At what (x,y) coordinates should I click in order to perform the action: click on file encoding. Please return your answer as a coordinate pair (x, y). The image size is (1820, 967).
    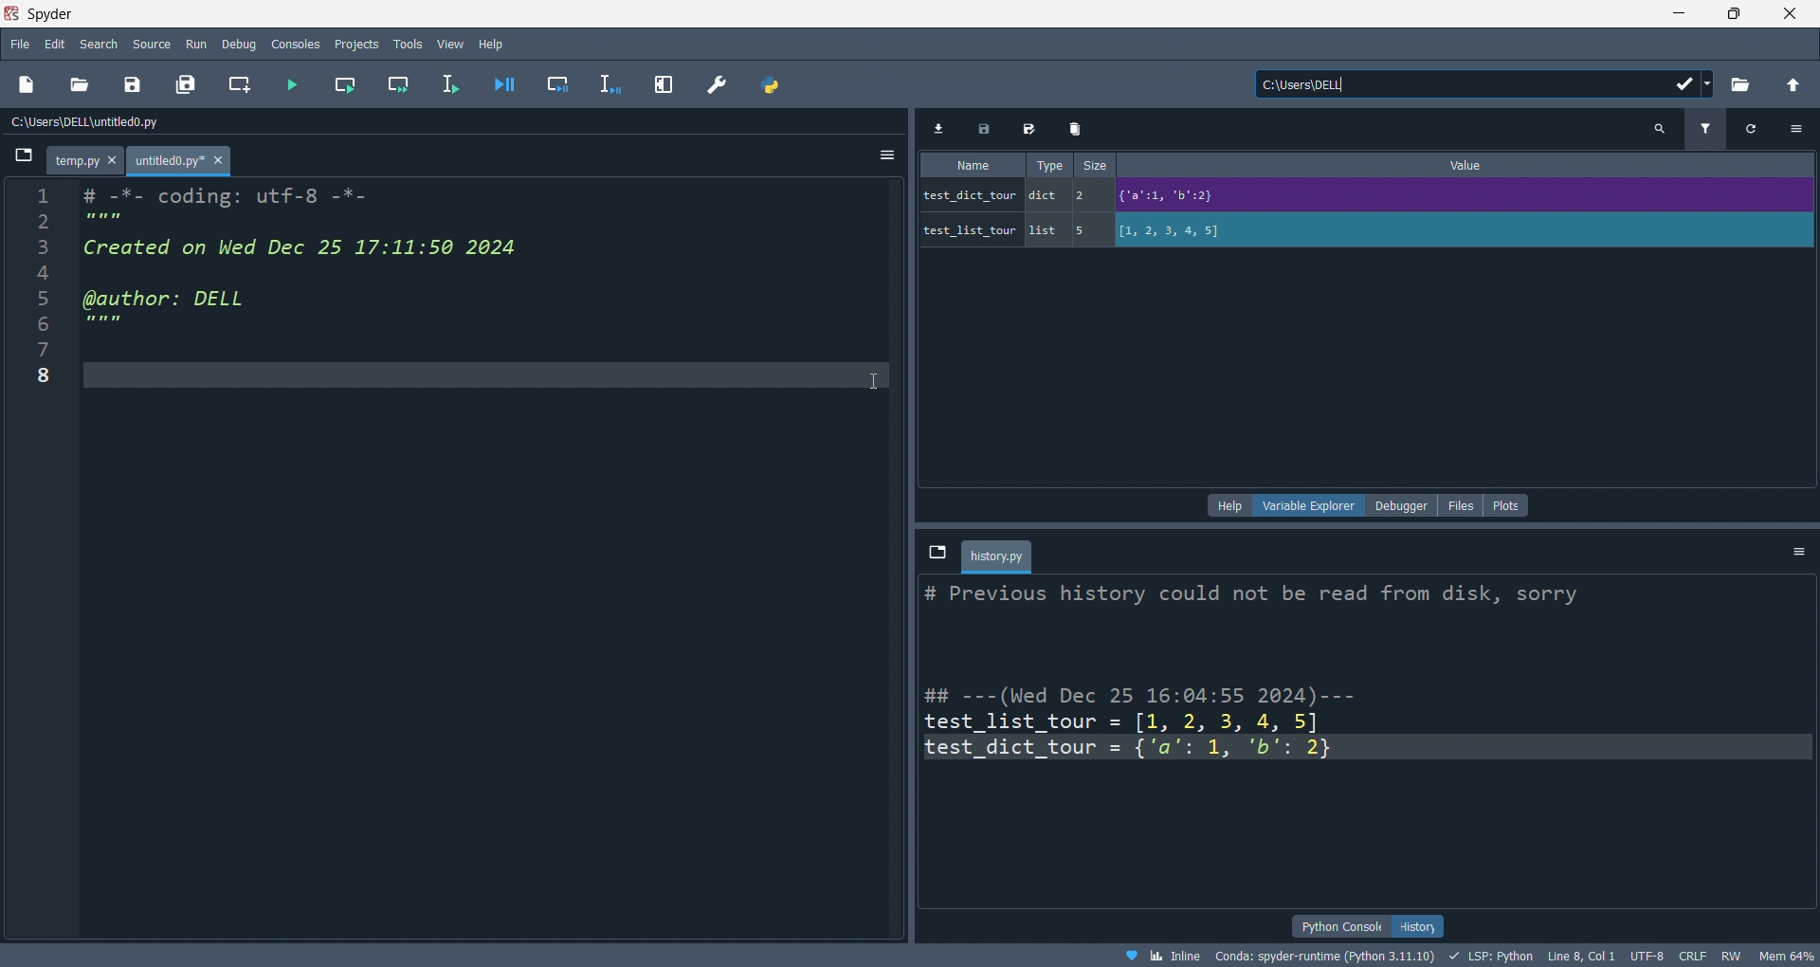
    Looking at the image, I should click on (1646, 956).